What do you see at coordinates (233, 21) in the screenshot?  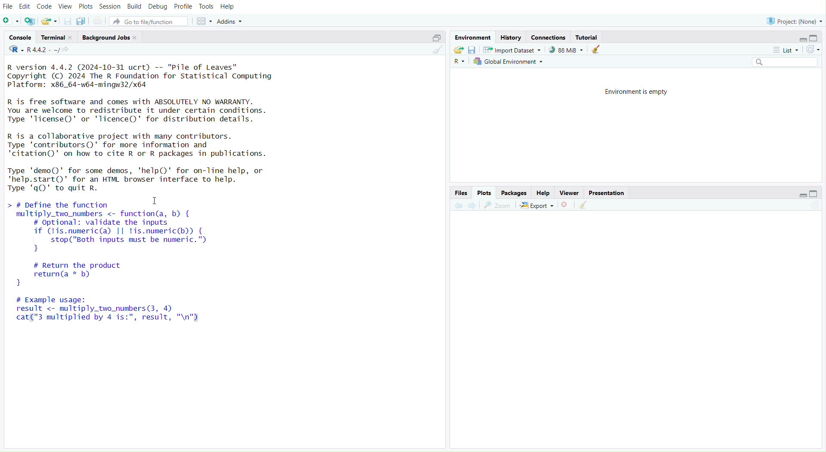 I see `Addins` at bounding box center [233, 21].